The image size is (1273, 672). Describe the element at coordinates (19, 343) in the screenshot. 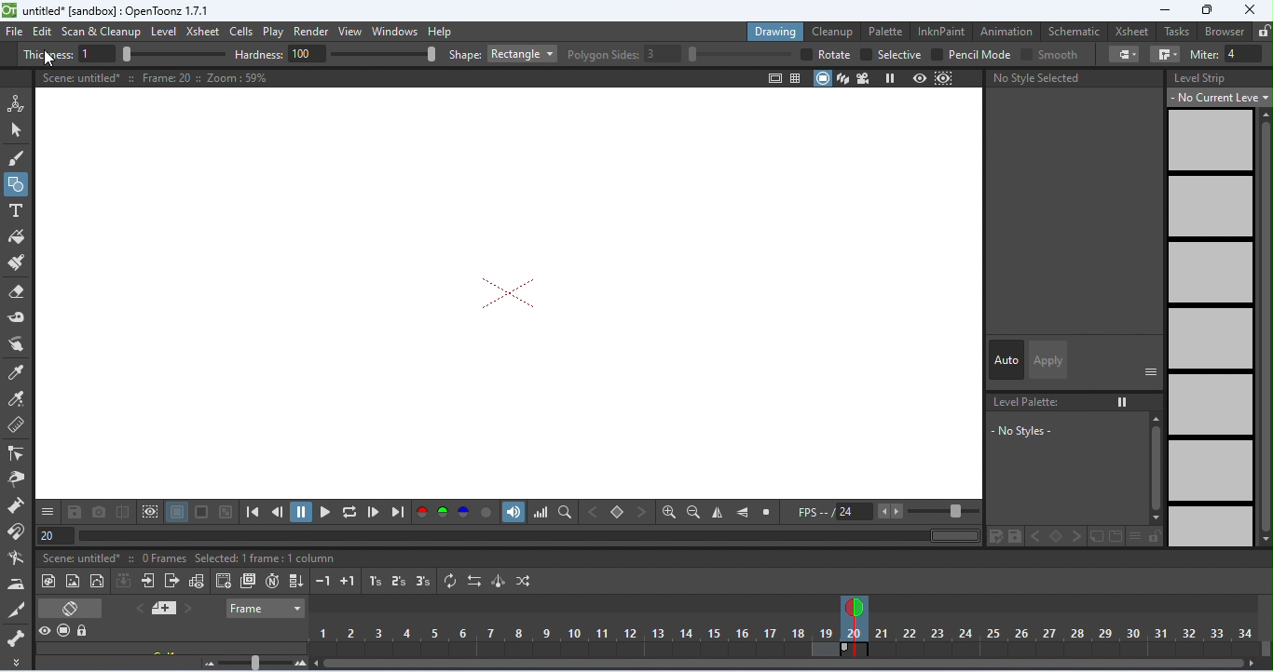

I see `finger` at that location.